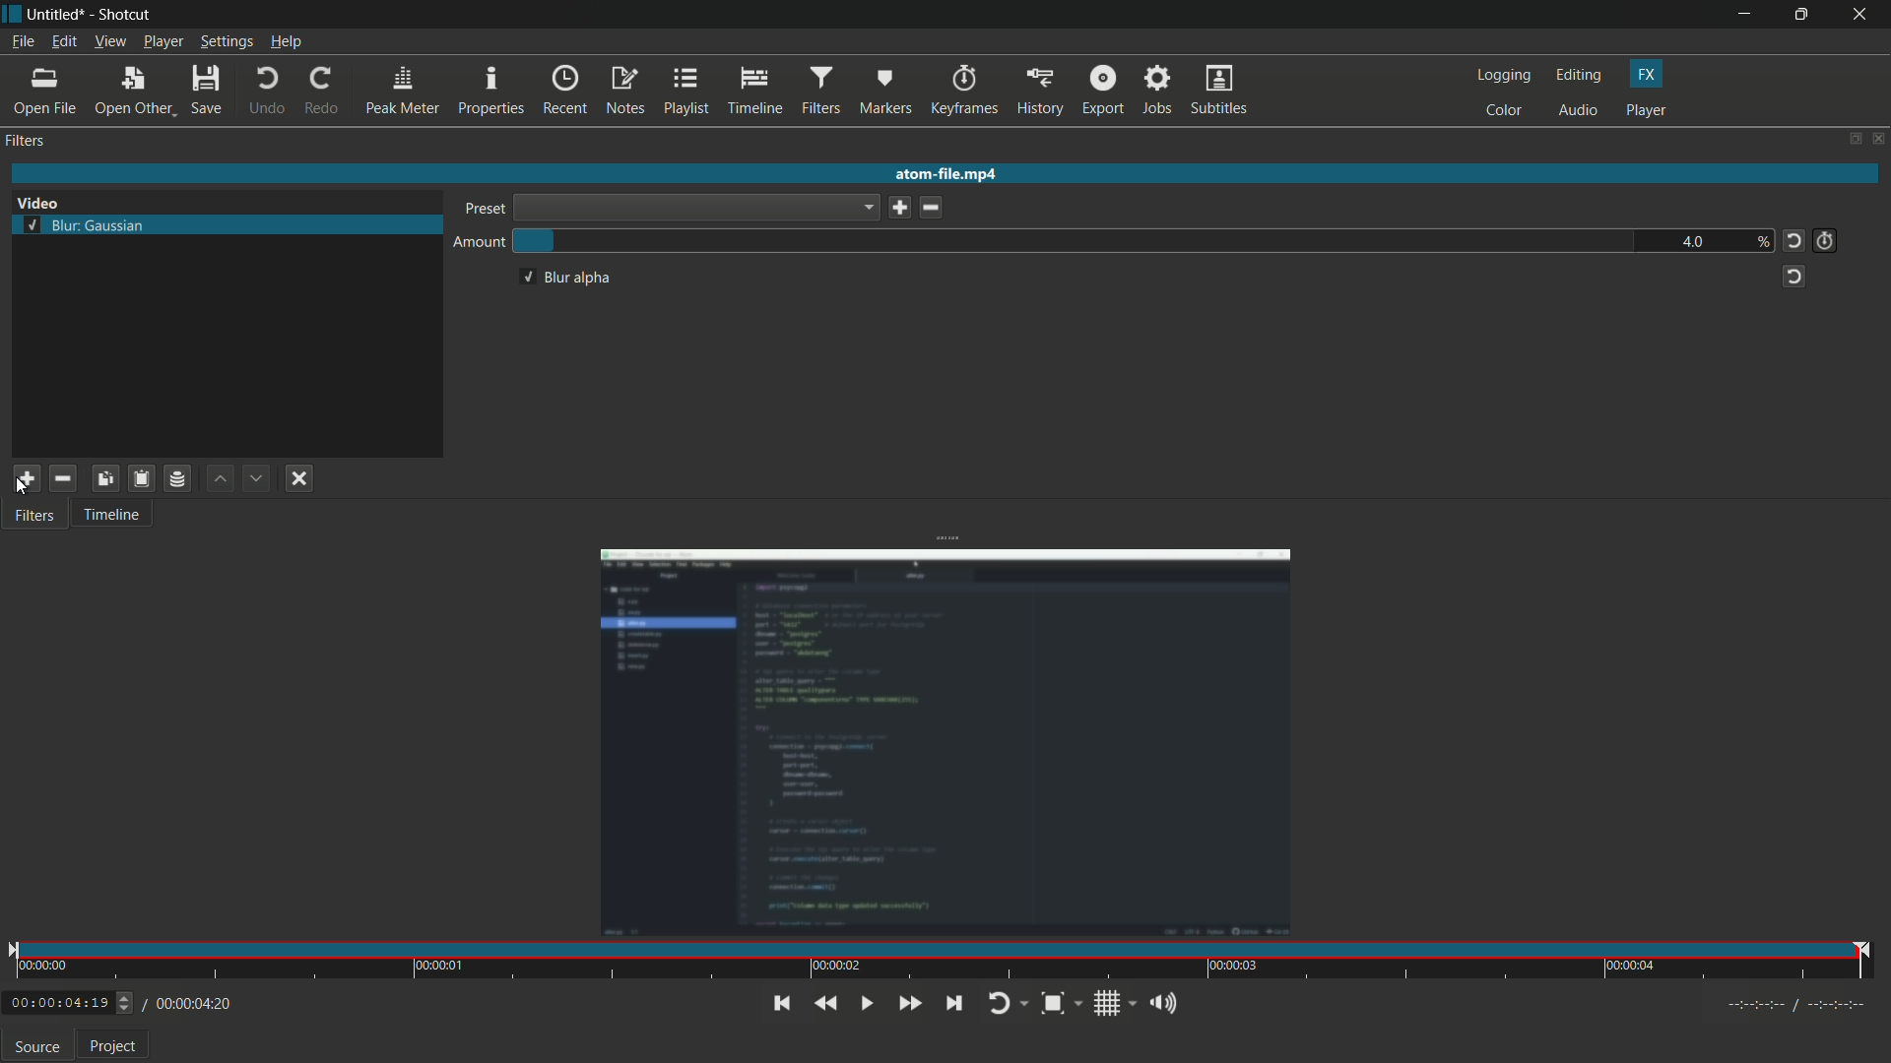 Image resolution: width=1891 pixels, height=1063 pixels. What do you see at coordinates (23, 44) in the screenshot?
I see `file menu` at bounding box center [23, 44].